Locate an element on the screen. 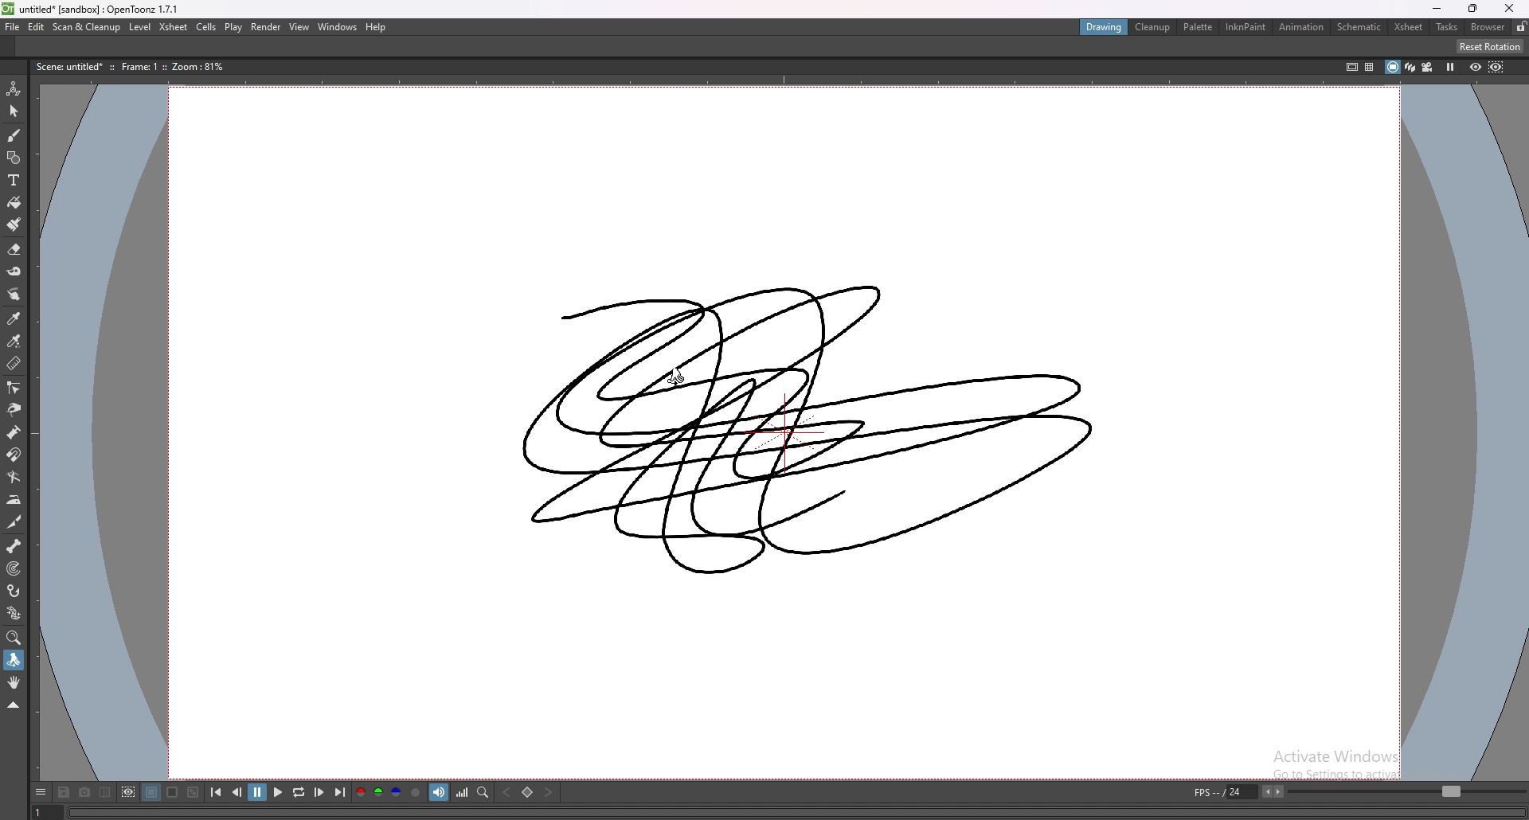 Image resolution: width=1529 pixels, height=820 pixels. cursor is located at coordinates (673, 379).